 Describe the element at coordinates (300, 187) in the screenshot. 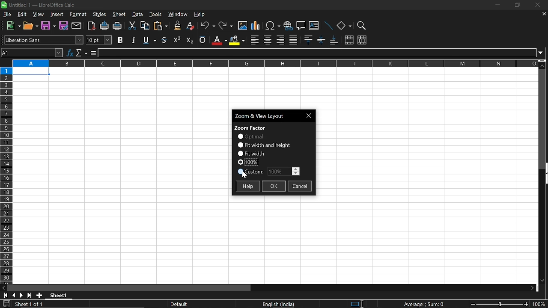

I see `cancel` at that location.